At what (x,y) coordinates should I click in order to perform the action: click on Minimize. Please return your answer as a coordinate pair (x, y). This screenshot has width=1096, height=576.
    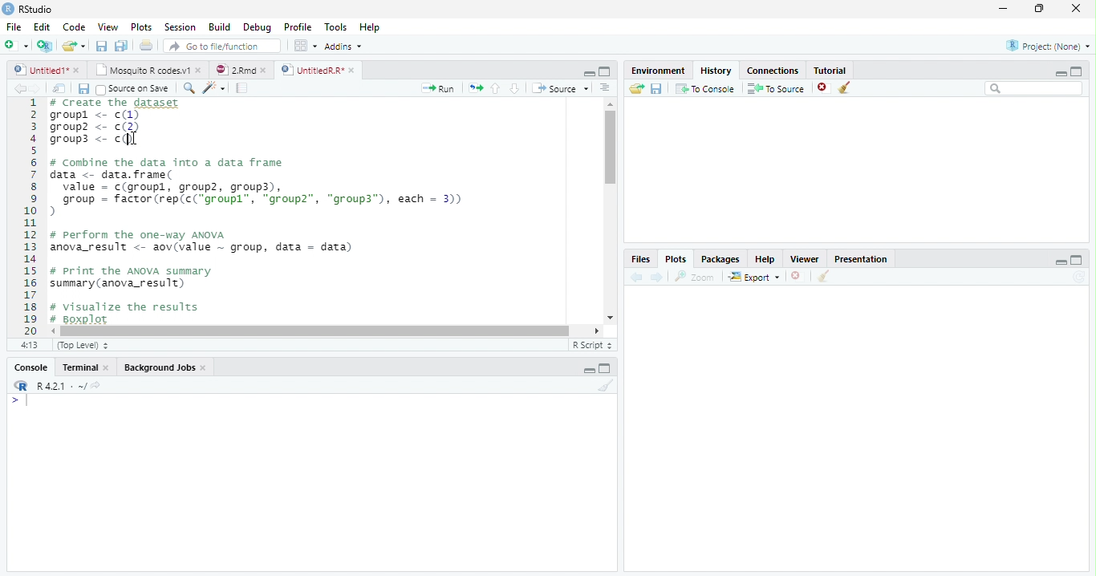
    Looking at the image, I should click on (1061, 263).